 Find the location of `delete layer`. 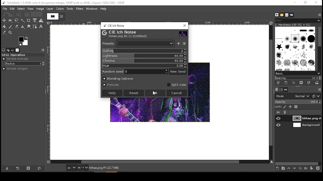

delete layer is located at coordinates (319, 168).